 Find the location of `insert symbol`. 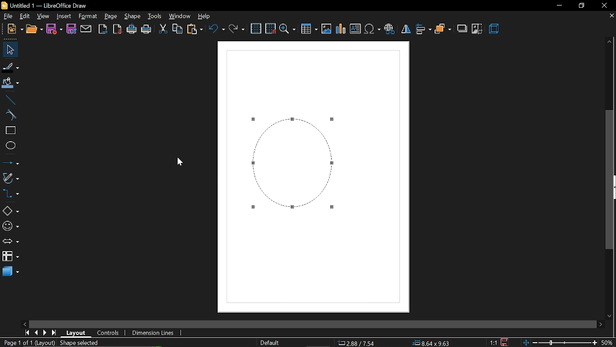

insert symbol is located at coordinates (372, 29).